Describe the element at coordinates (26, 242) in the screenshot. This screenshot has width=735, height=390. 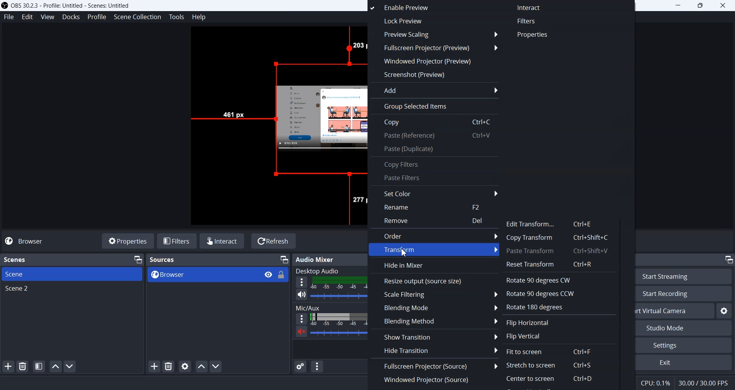
I see `Browser` at that location.